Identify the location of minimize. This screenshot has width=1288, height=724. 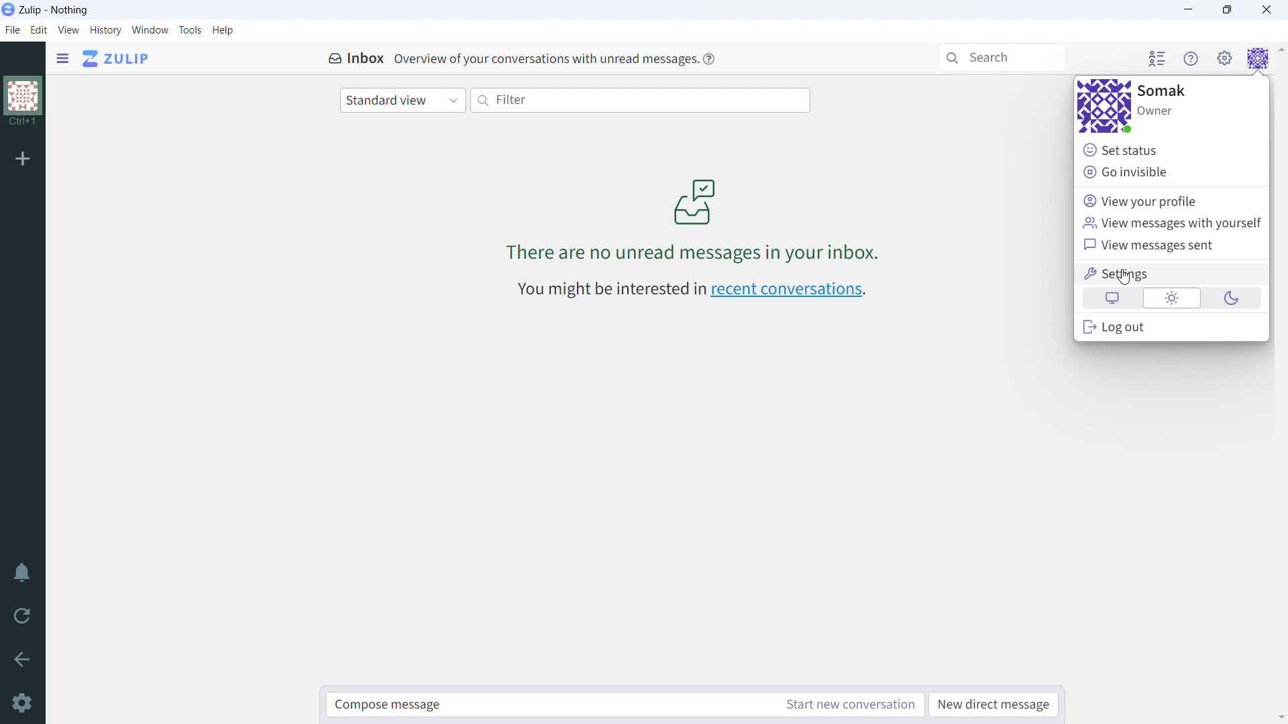
(1189, 10).